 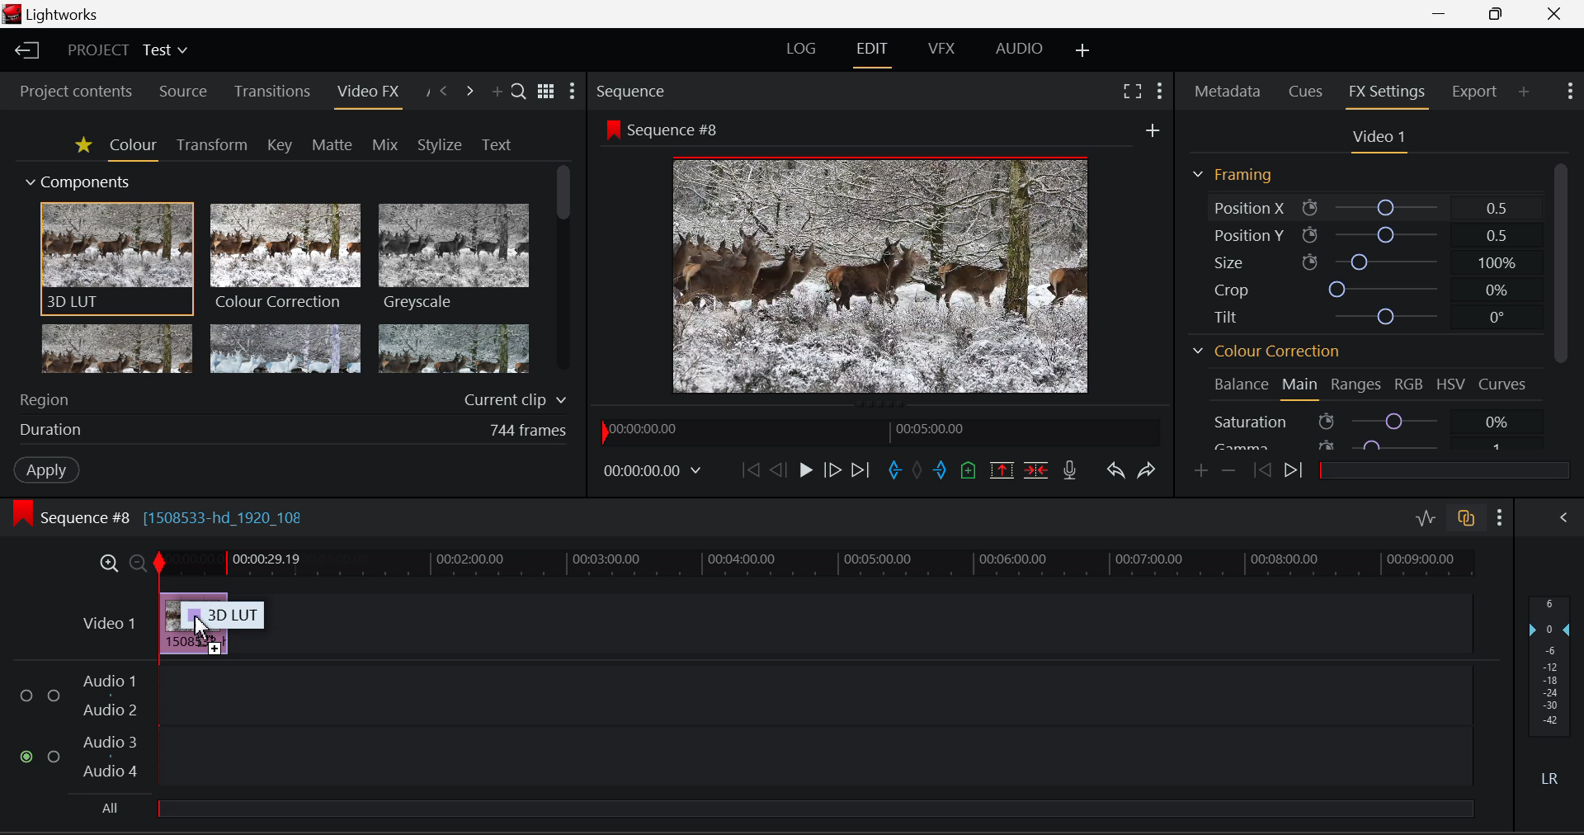 What do you see at coordinates (1355, 384) in the screenshot?
I see `Ranges` at bounding box center [1355, 384].